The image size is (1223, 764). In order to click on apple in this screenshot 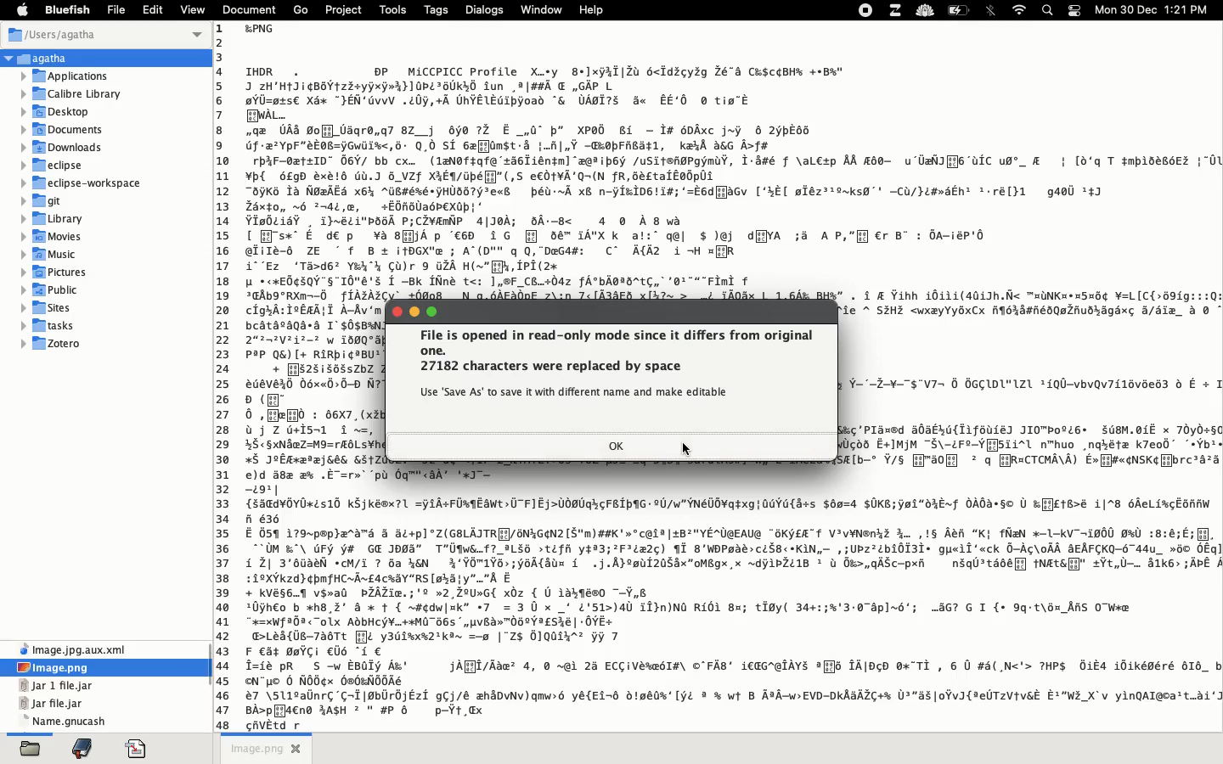, I will do `click(21, 10)`.